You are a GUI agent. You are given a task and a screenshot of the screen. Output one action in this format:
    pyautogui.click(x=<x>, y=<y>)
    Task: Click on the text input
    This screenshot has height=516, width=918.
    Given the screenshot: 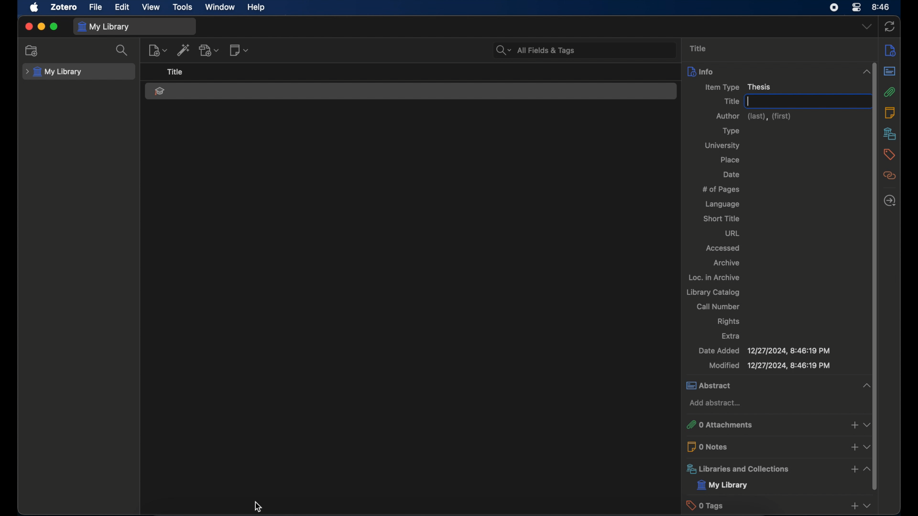 What is the action you would take?
    pyautogui.click(x=803, y=101)
    